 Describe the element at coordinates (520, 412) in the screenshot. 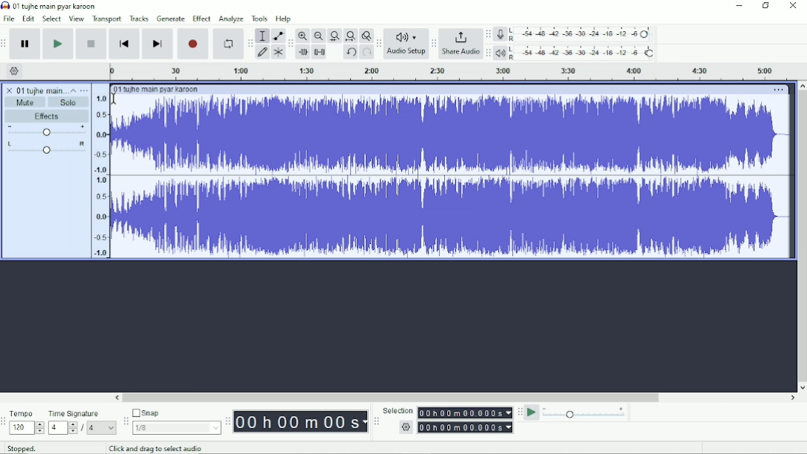

I see `Audacity play-at-speed toolbar` at that location.